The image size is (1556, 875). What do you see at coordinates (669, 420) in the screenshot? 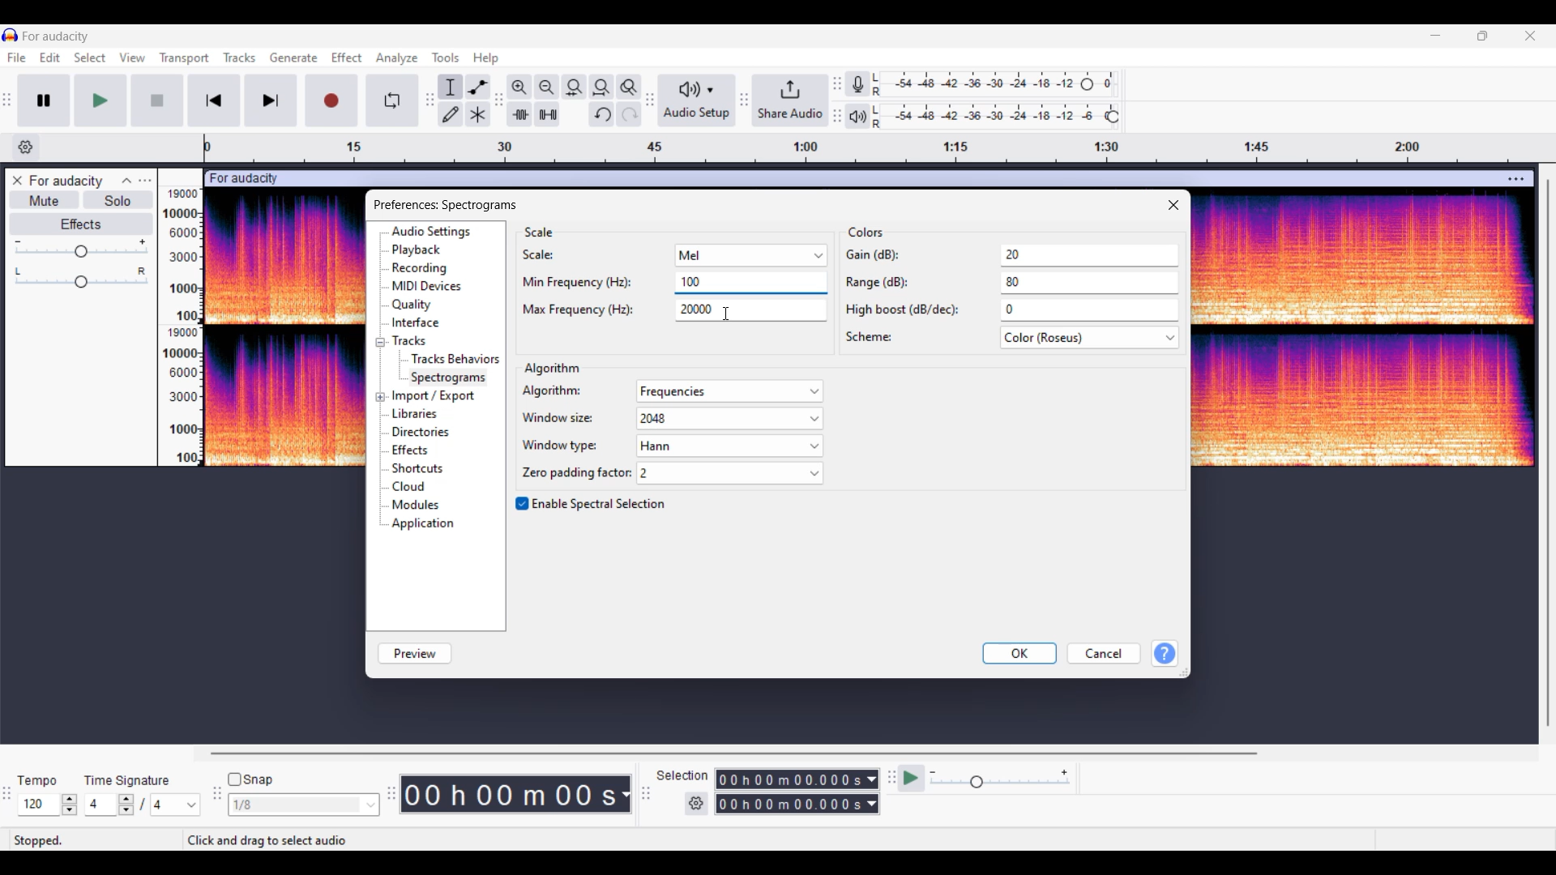
I see `window size` at bounding box center [669, 420].